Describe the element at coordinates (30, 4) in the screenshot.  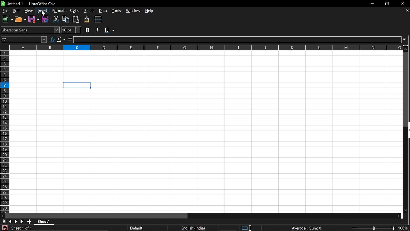
I see `Current window` at that location.